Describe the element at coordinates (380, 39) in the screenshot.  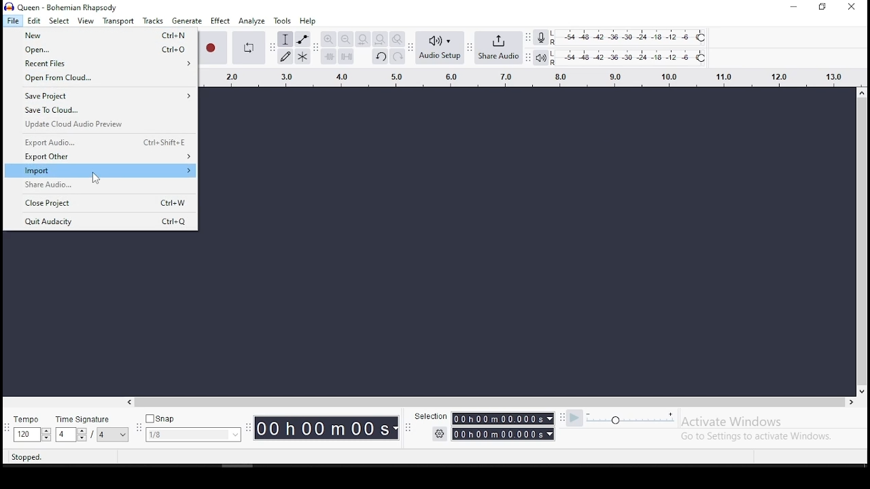
I see `fit to project to width` at that location.